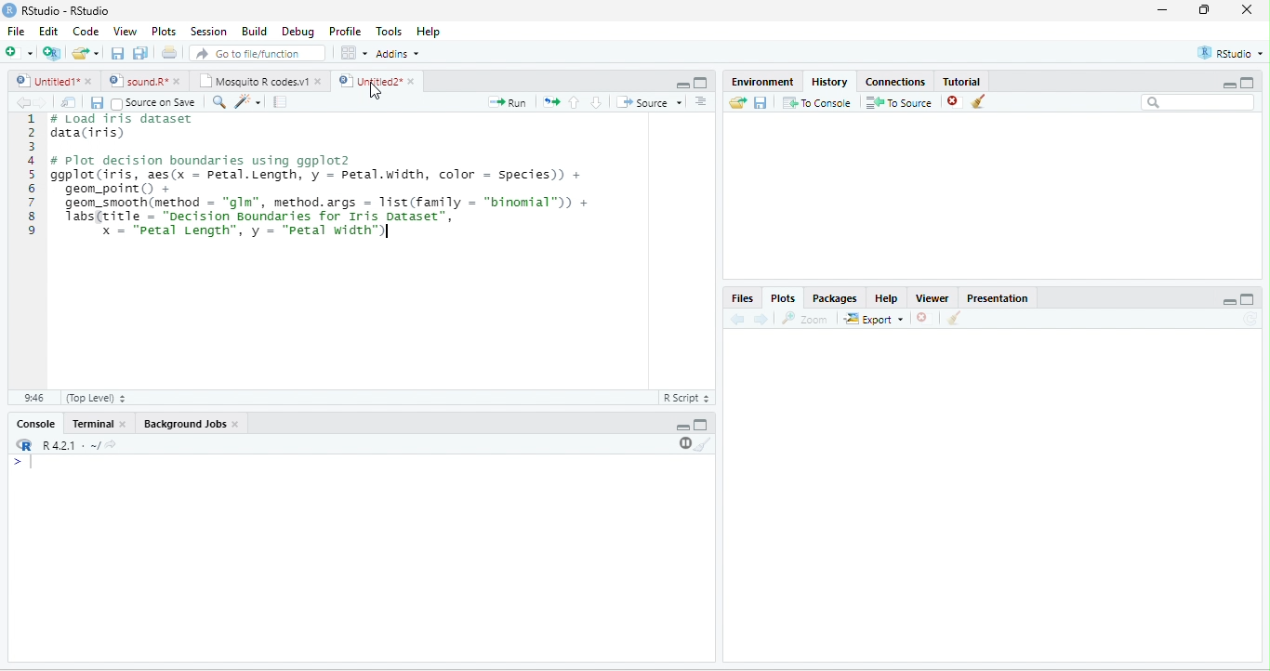 This screenshot has width=1270, height=671. I want to click on RStudio, so click(1231, 53).